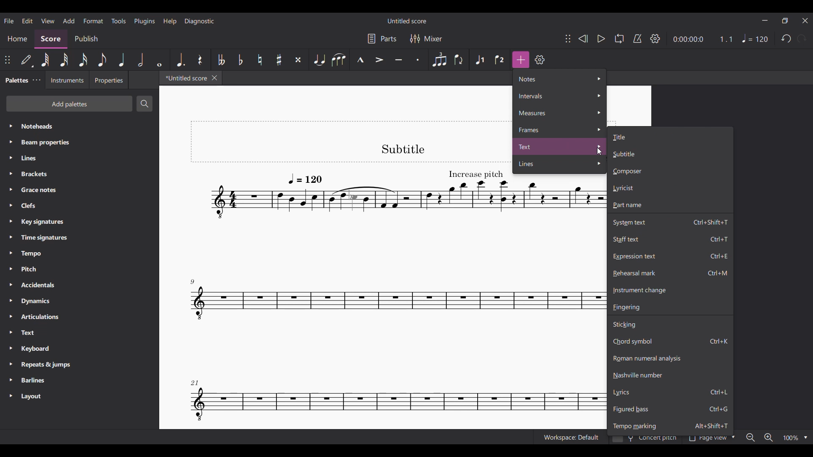 The height and width of the screenshot is (457, 813). What do you see at coordinates (79, 253) in the screenshot?
I see `Tempo` at bounding box center [79, 253].